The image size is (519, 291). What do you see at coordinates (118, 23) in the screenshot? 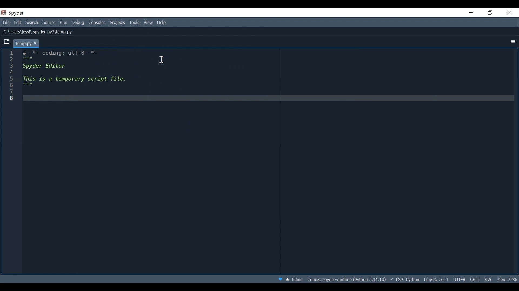
I see `Projects` at bounding box center [118, 23].